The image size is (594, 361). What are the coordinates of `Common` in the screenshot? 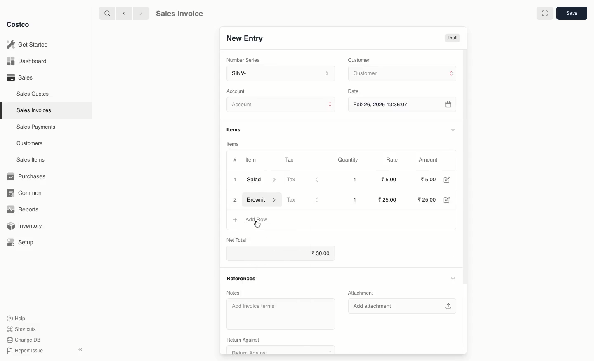 It's located at (28, 193).